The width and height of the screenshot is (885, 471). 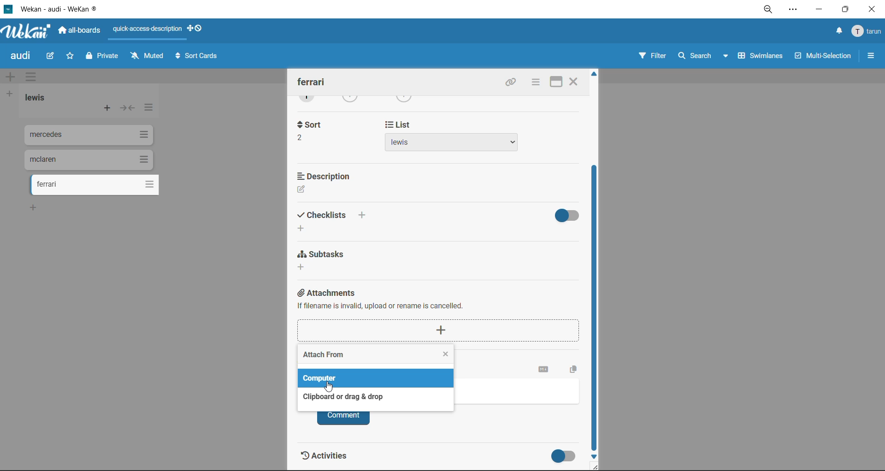 I want to click on hide completed checklist, so click(x=569, y=214).